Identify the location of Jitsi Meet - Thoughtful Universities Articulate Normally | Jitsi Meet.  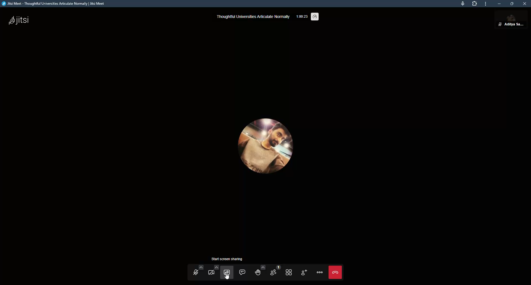
(59, 4).